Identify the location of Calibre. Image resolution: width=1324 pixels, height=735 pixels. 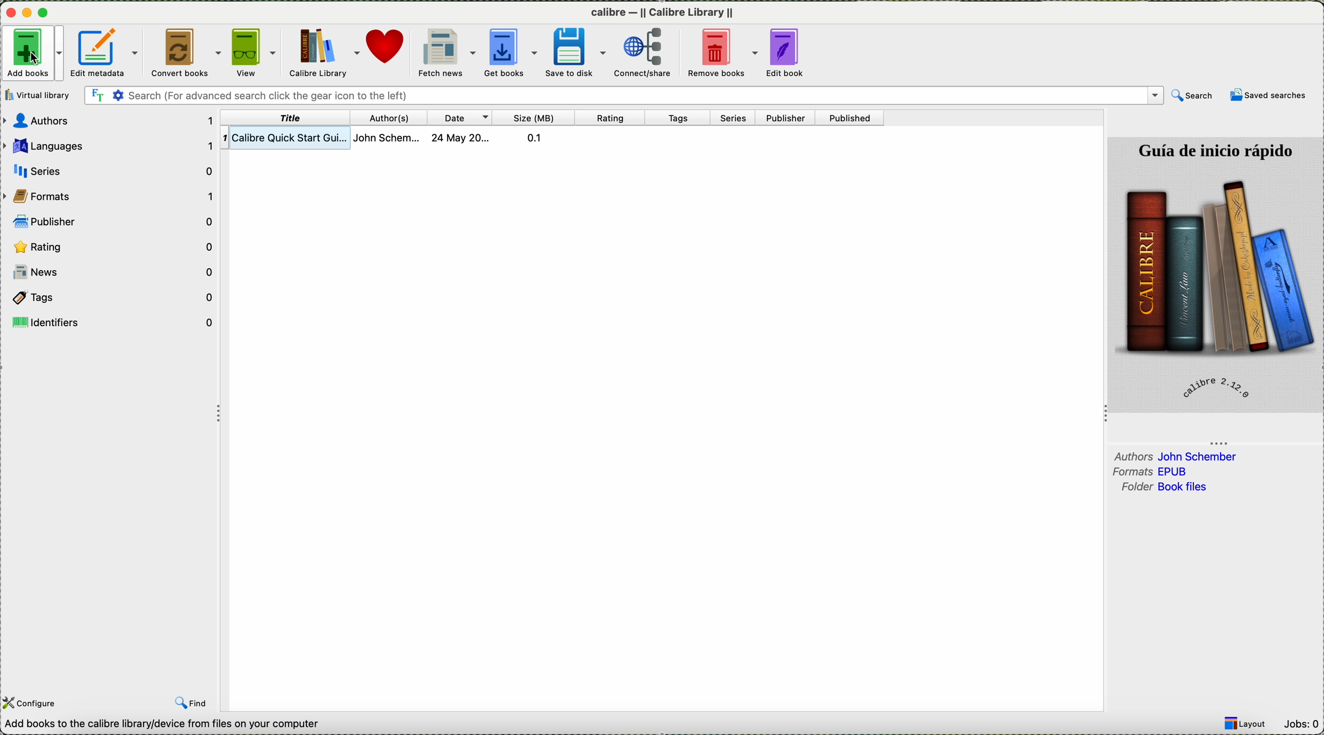
(662, 13).